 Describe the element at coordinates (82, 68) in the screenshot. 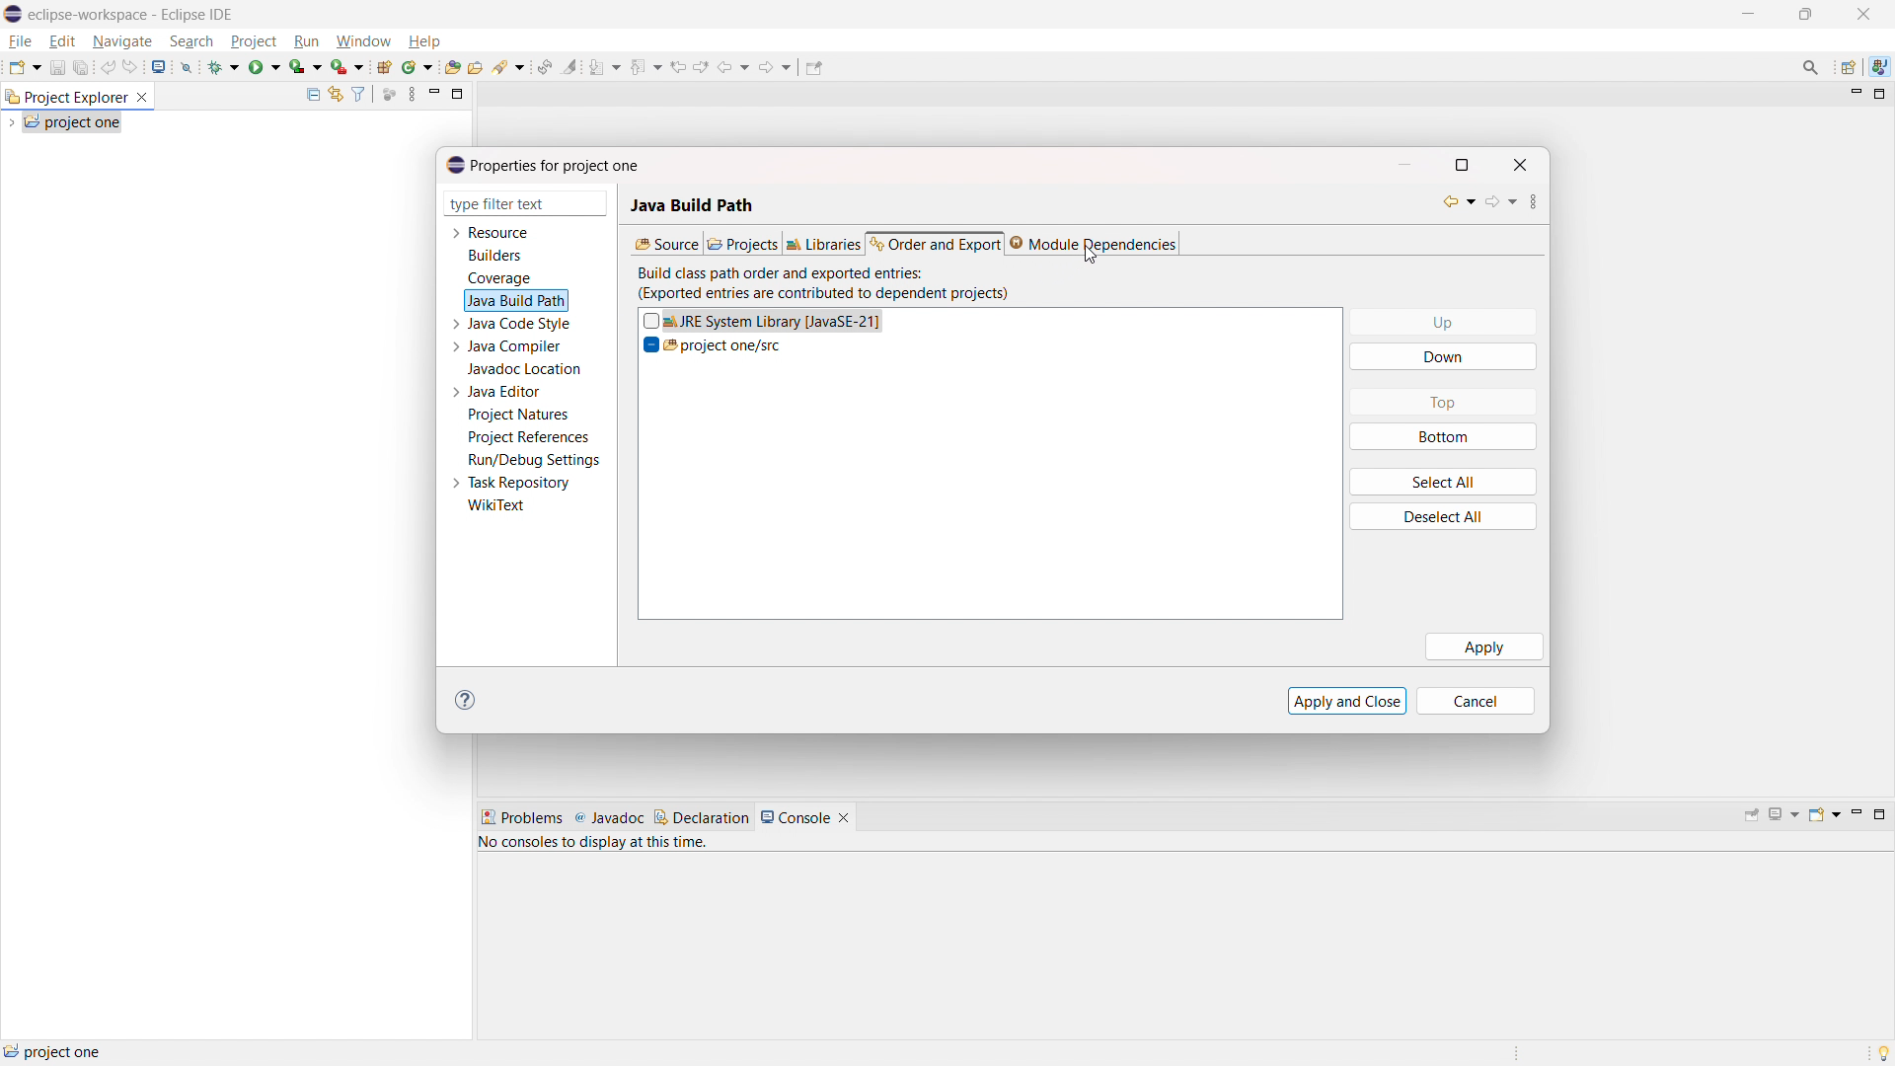

I see `save all` at that location.